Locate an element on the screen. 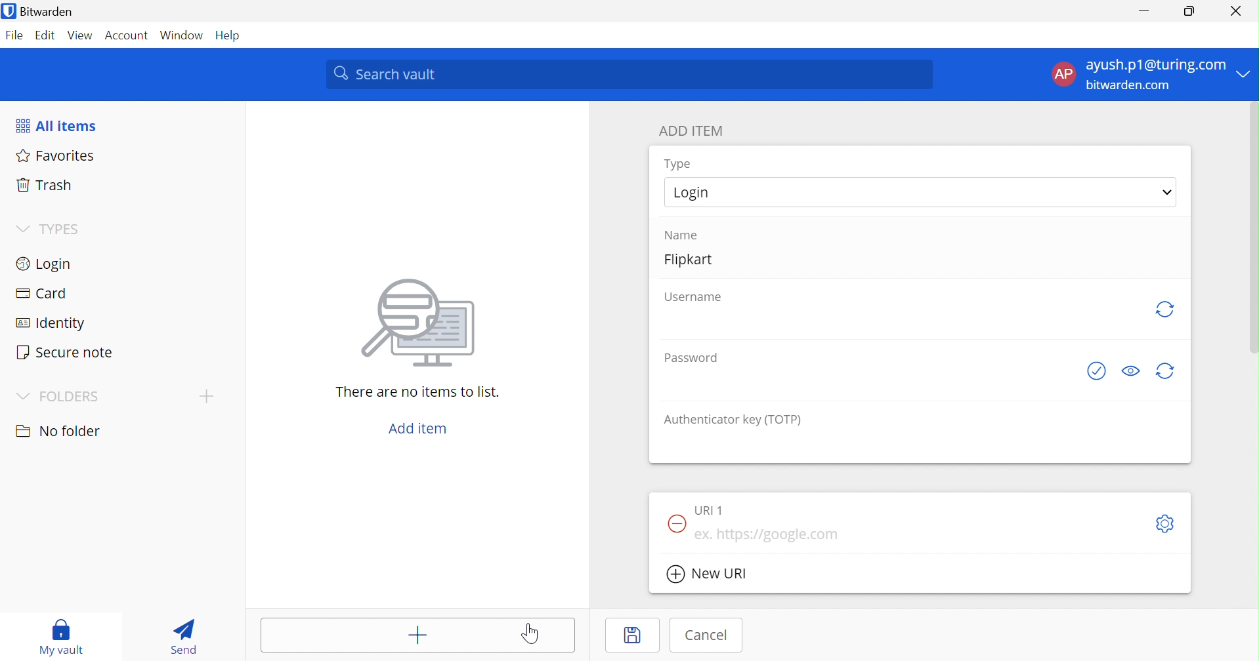 This screenshot has height=661, width=1259. AP is located at coordinates (1063, 73).